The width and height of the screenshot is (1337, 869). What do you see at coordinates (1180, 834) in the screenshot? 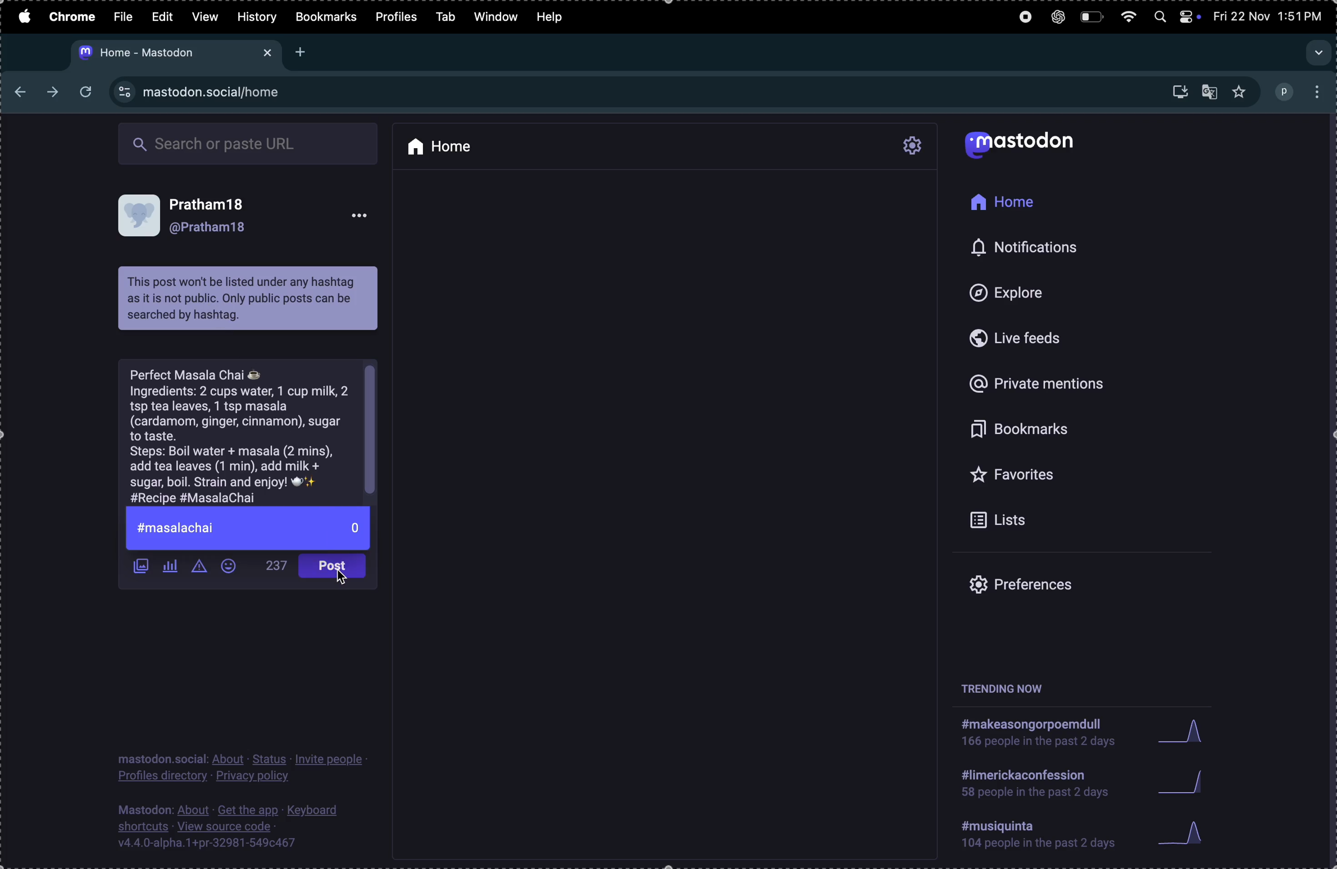
I see `graphs` at bounding box center [1180, 834].